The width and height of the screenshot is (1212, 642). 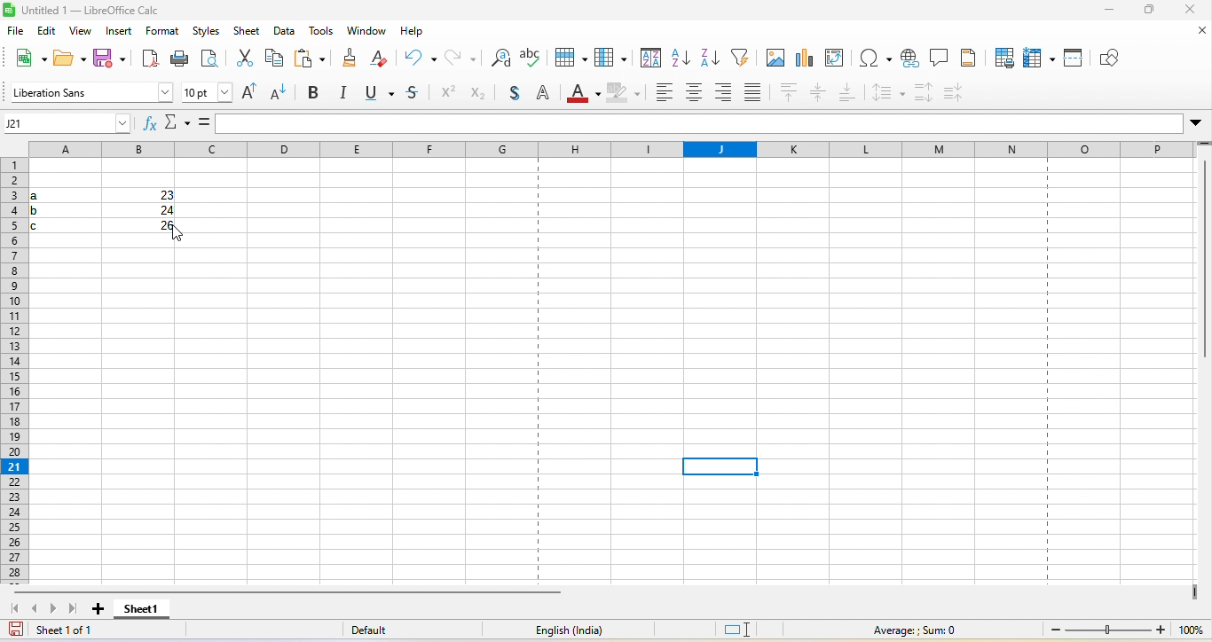 What do you see at coordinates (1002, 58) in the screenshot?
I see `print area` at bounding box center [1002, 58].